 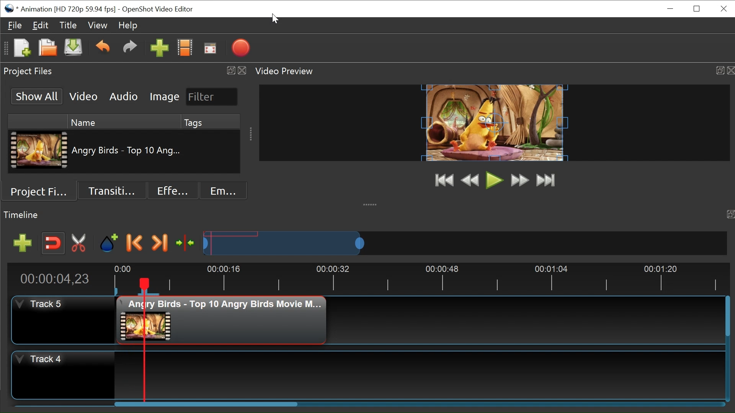 I want to click on Filter, so click(x=212, y=97).